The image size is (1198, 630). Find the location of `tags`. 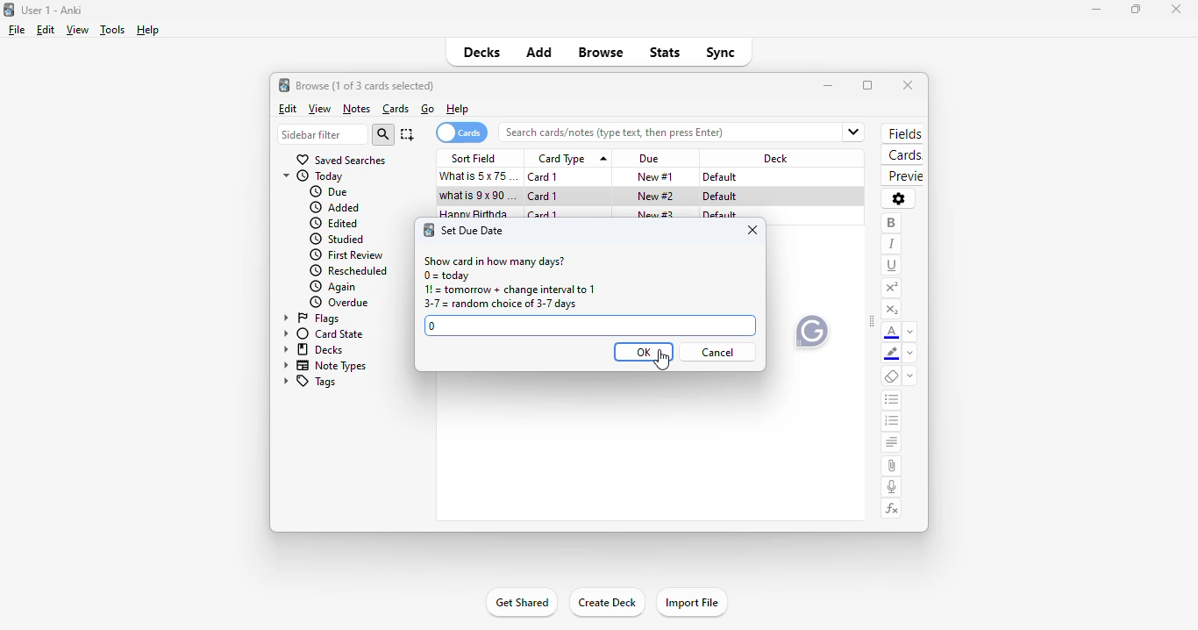

tags is located at coordinates (309, 382).